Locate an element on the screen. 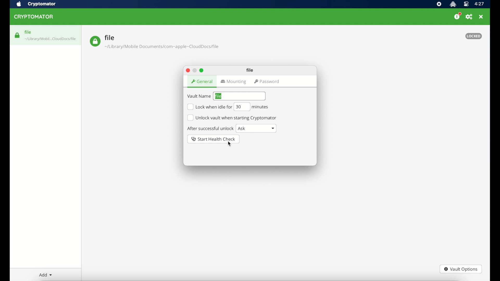 Image resolution: width=500 pixels, height=281 pixels. password is located at coordinates (268, 82).